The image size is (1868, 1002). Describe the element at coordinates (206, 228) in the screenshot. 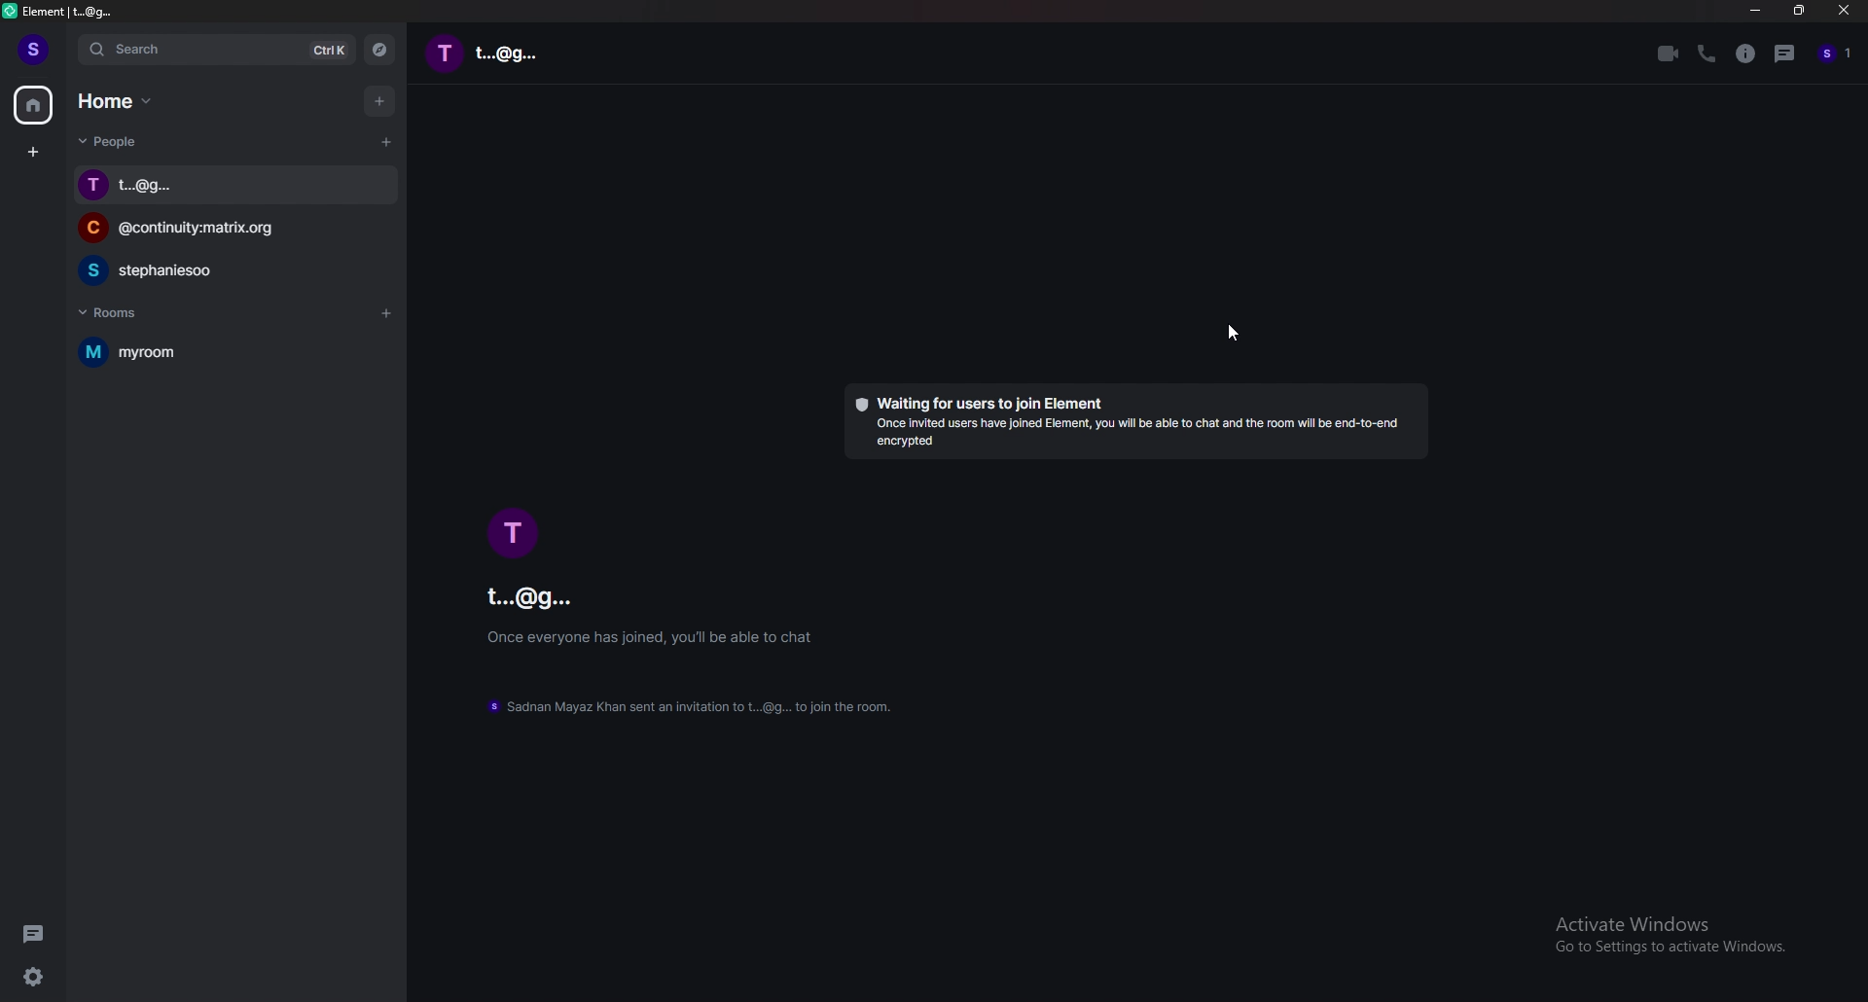

I see `chat` at that location.